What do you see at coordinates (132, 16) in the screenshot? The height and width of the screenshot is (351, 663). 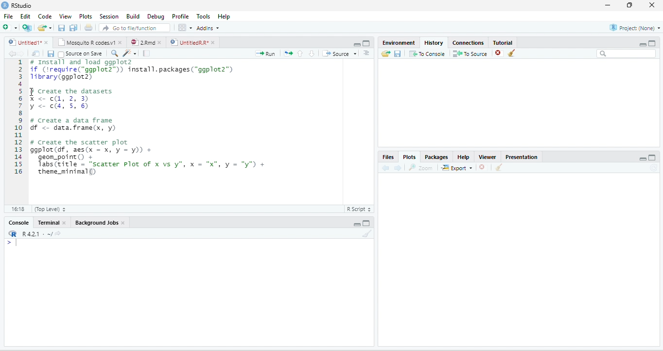 I see `Build` at bounding box center [132, 16].